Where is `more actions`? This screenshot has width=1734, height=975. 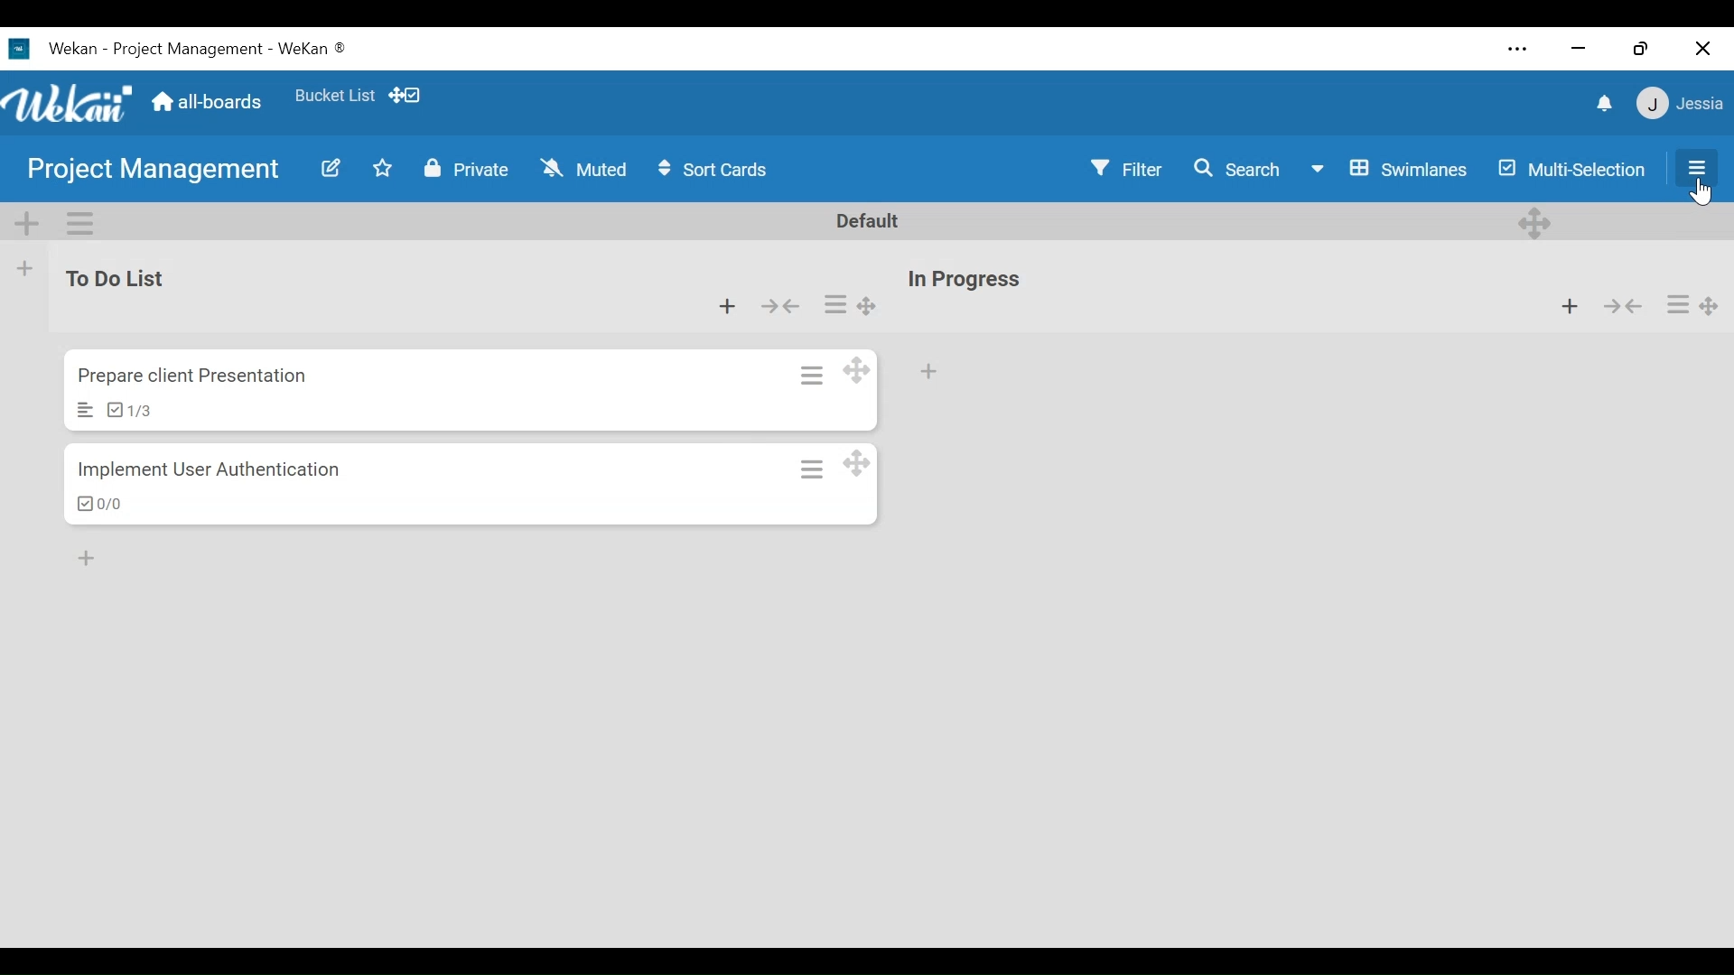
more actions is located at coordinates (1679, 305).